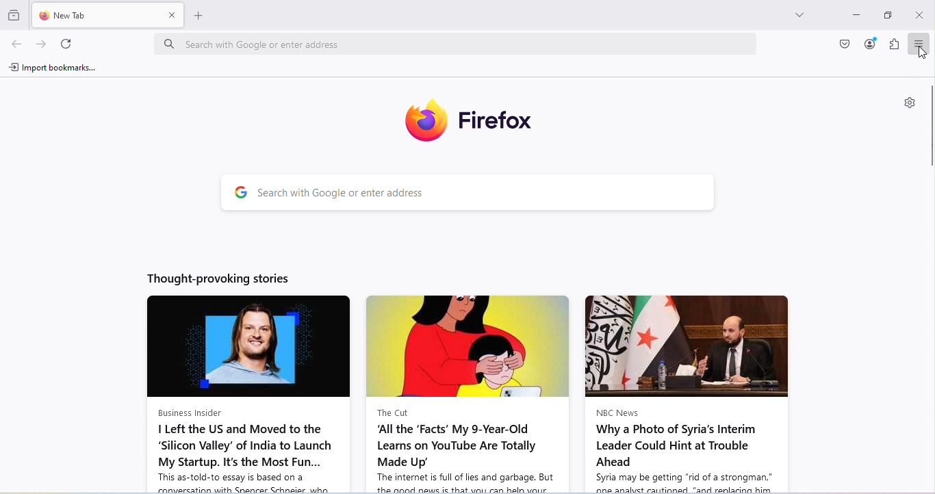 The width and height of the screenshot is (935, 494). What do you see at coordinates (237, 193) in the screenshot?
I see `google logo` at bounding box center [237, 193].